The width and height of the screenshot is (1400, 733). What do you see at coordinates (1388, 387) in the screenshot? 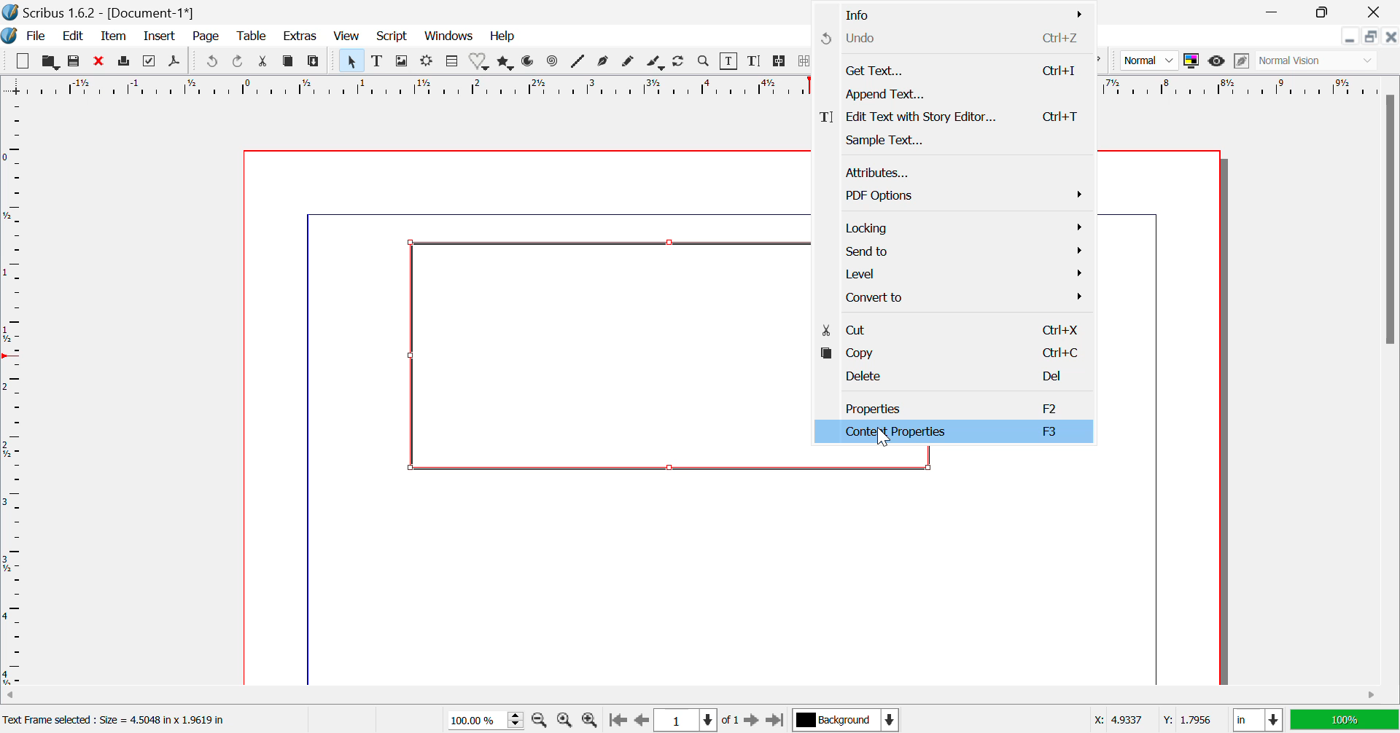
I see `Vertical Scroll Bar` at bounding box center [1388, 387].